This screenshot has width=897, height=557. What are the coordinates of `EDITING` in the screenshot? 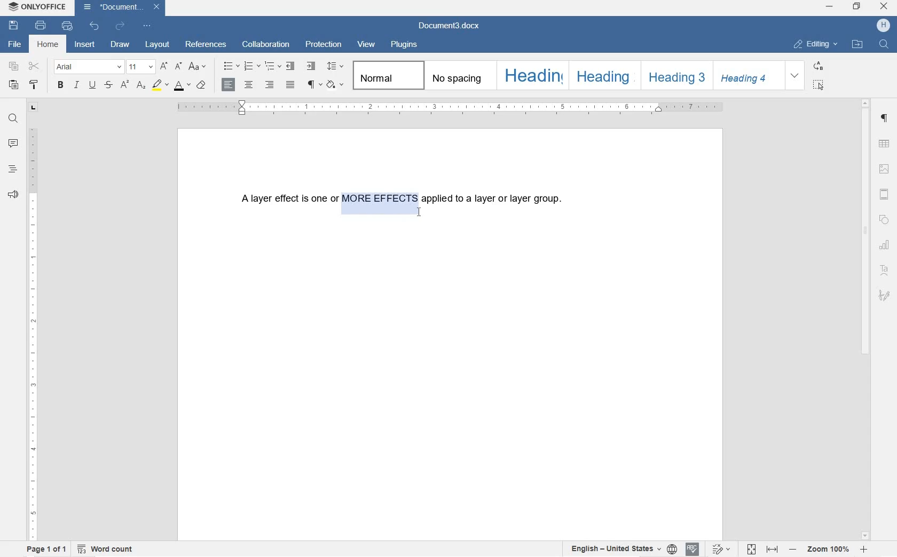 It's located at (816, 42).